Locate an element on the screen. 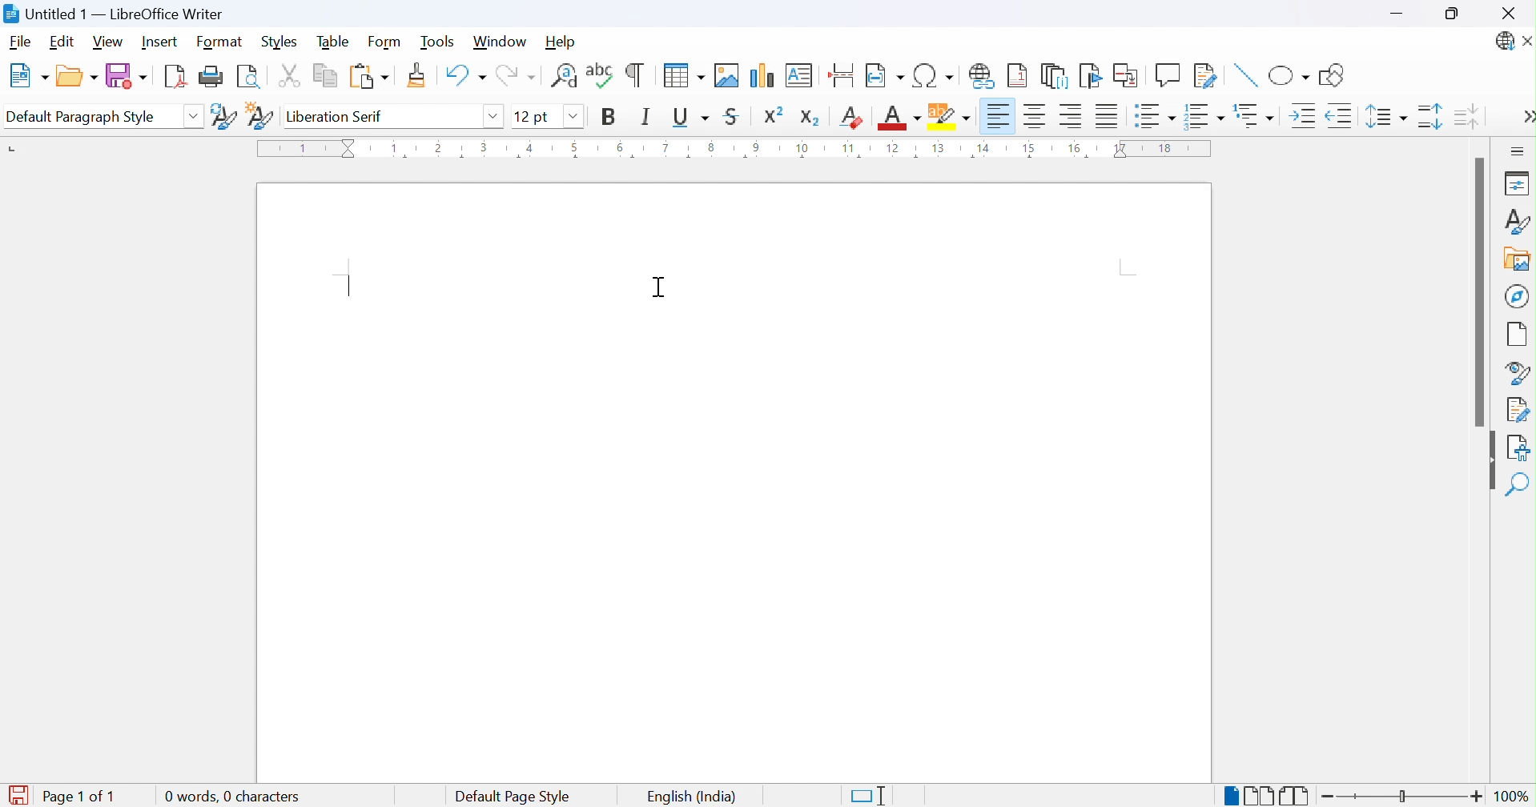 The width and height of the screenshot is (1536, 807). Insert line is located at coordinates (1246, 78).